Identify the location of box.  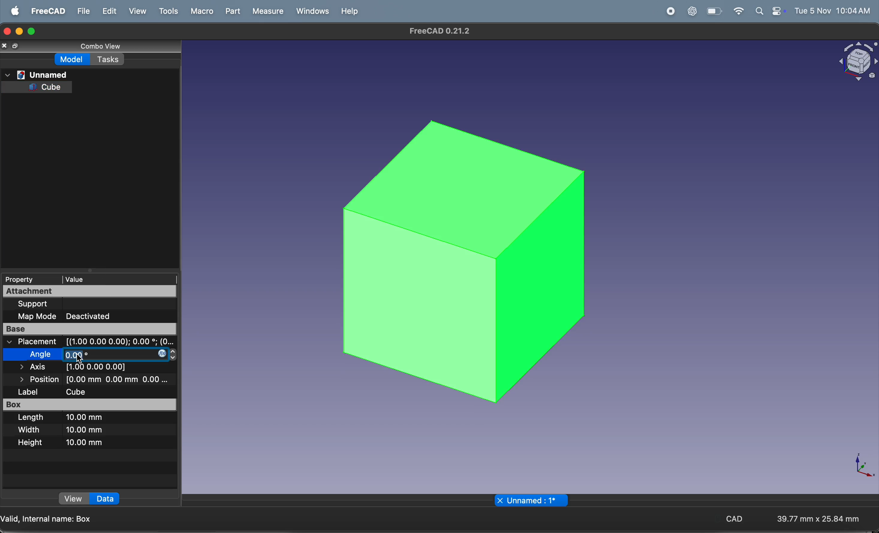
(92, 404).